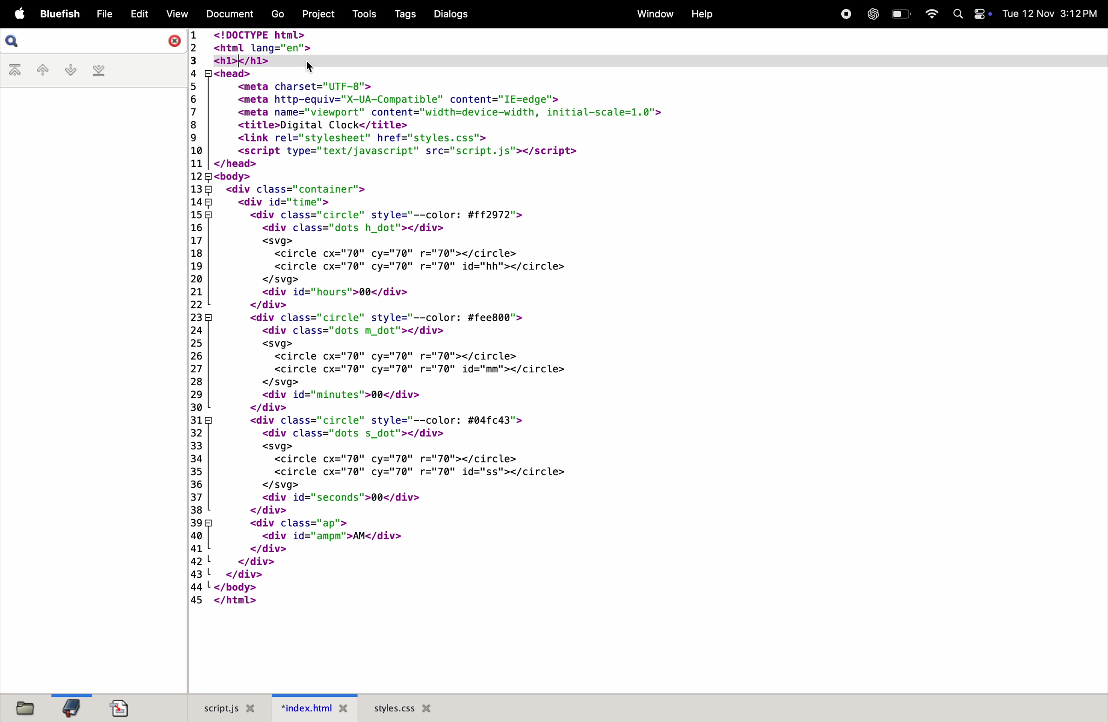 This screenshot has width=1108, height=722. What do you see at coordinates (120, 708) in the screenshot?
I see `document` at bounding box center [120, 708].